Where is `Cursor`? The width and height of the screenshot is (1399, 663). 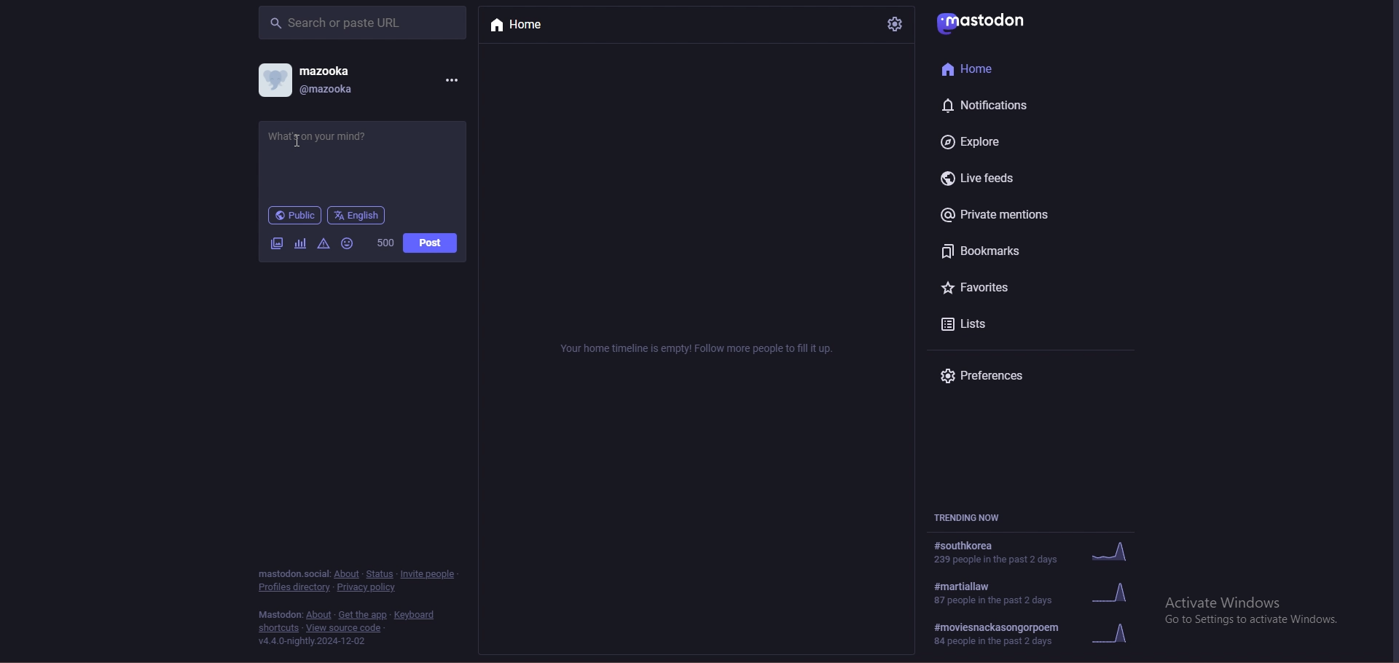 Cursor is located at coordinates (295, 144).